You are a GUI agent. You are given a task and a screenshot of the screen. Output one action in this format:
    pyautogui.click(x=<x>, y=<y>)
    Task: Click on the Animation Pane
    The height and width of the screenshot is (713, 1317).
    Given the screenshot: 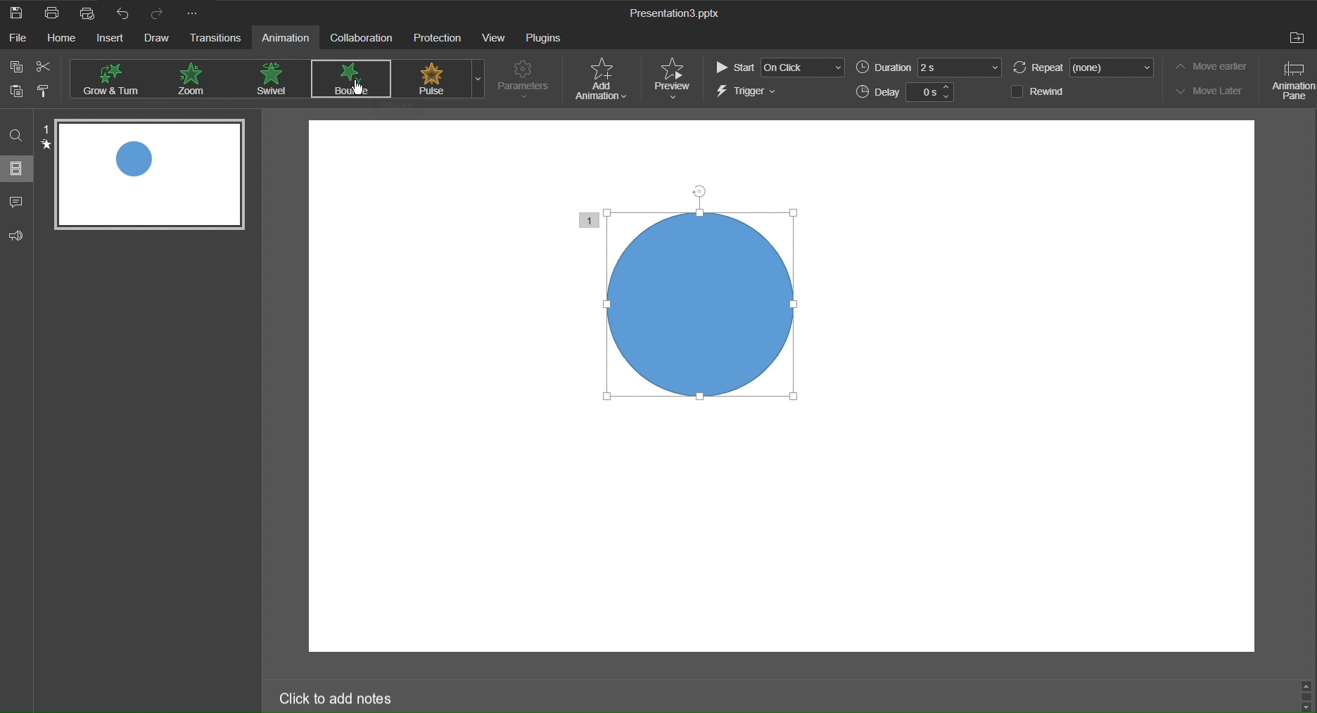 What is the action you would take?
    pyautogui.click(x=1291, y=81)
    